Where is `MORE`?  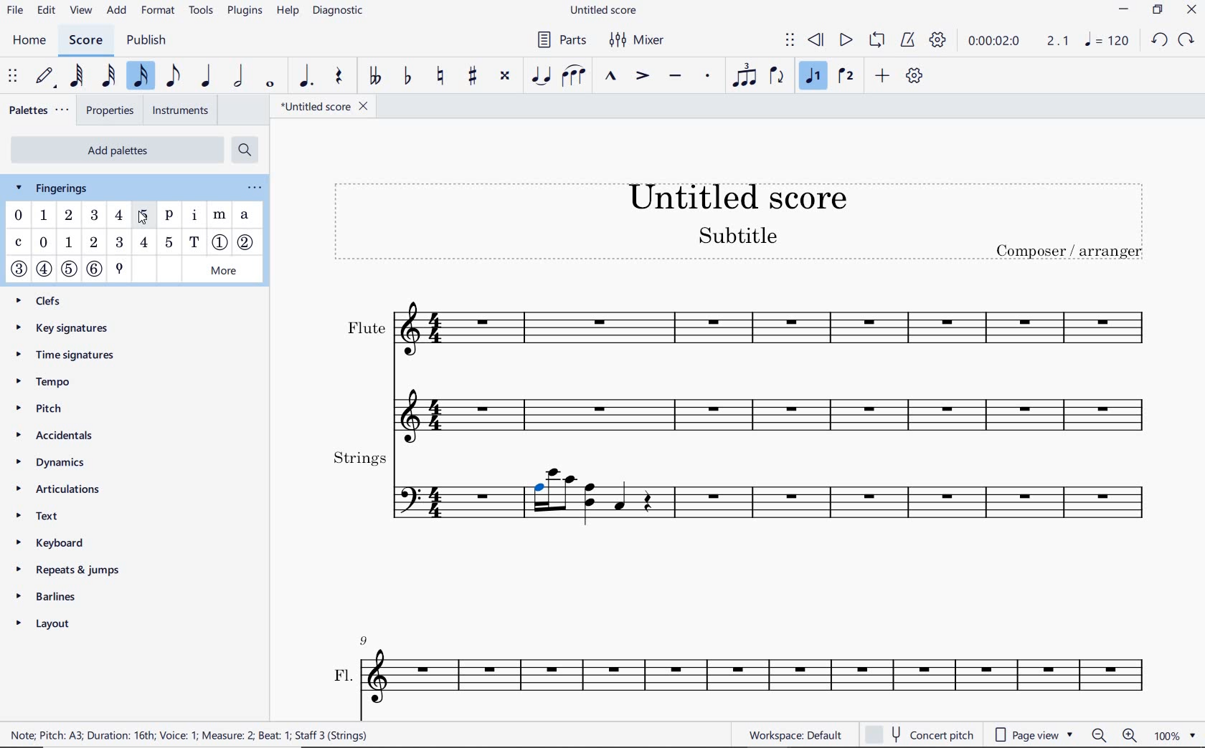
MORE is located at coordinates (224, 270).